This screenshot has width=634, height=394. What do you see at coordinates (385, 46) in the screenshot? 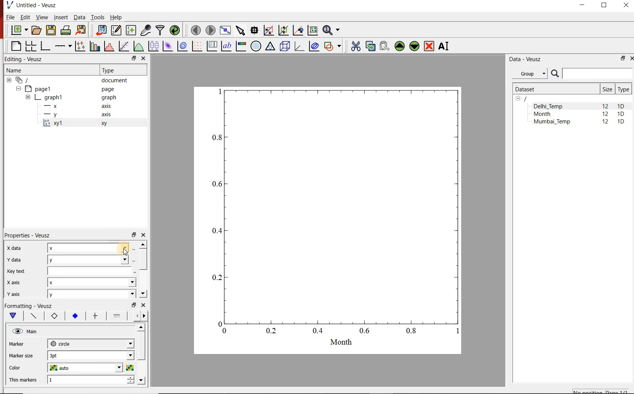
I see `paste widget from the clipboard` at bounding box center [385, 46].